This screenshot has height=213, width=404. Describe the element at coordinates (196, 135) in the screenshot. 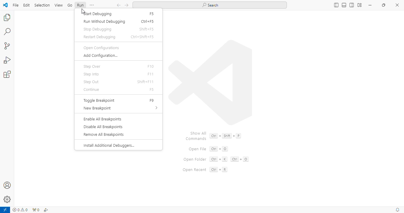

I see `show all commands` at that location.